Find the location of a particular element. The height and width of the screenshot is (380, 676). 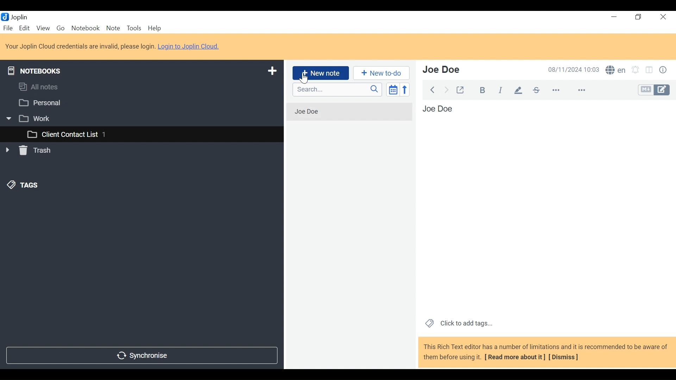

Spell checker is located at coordinates (615, 70).